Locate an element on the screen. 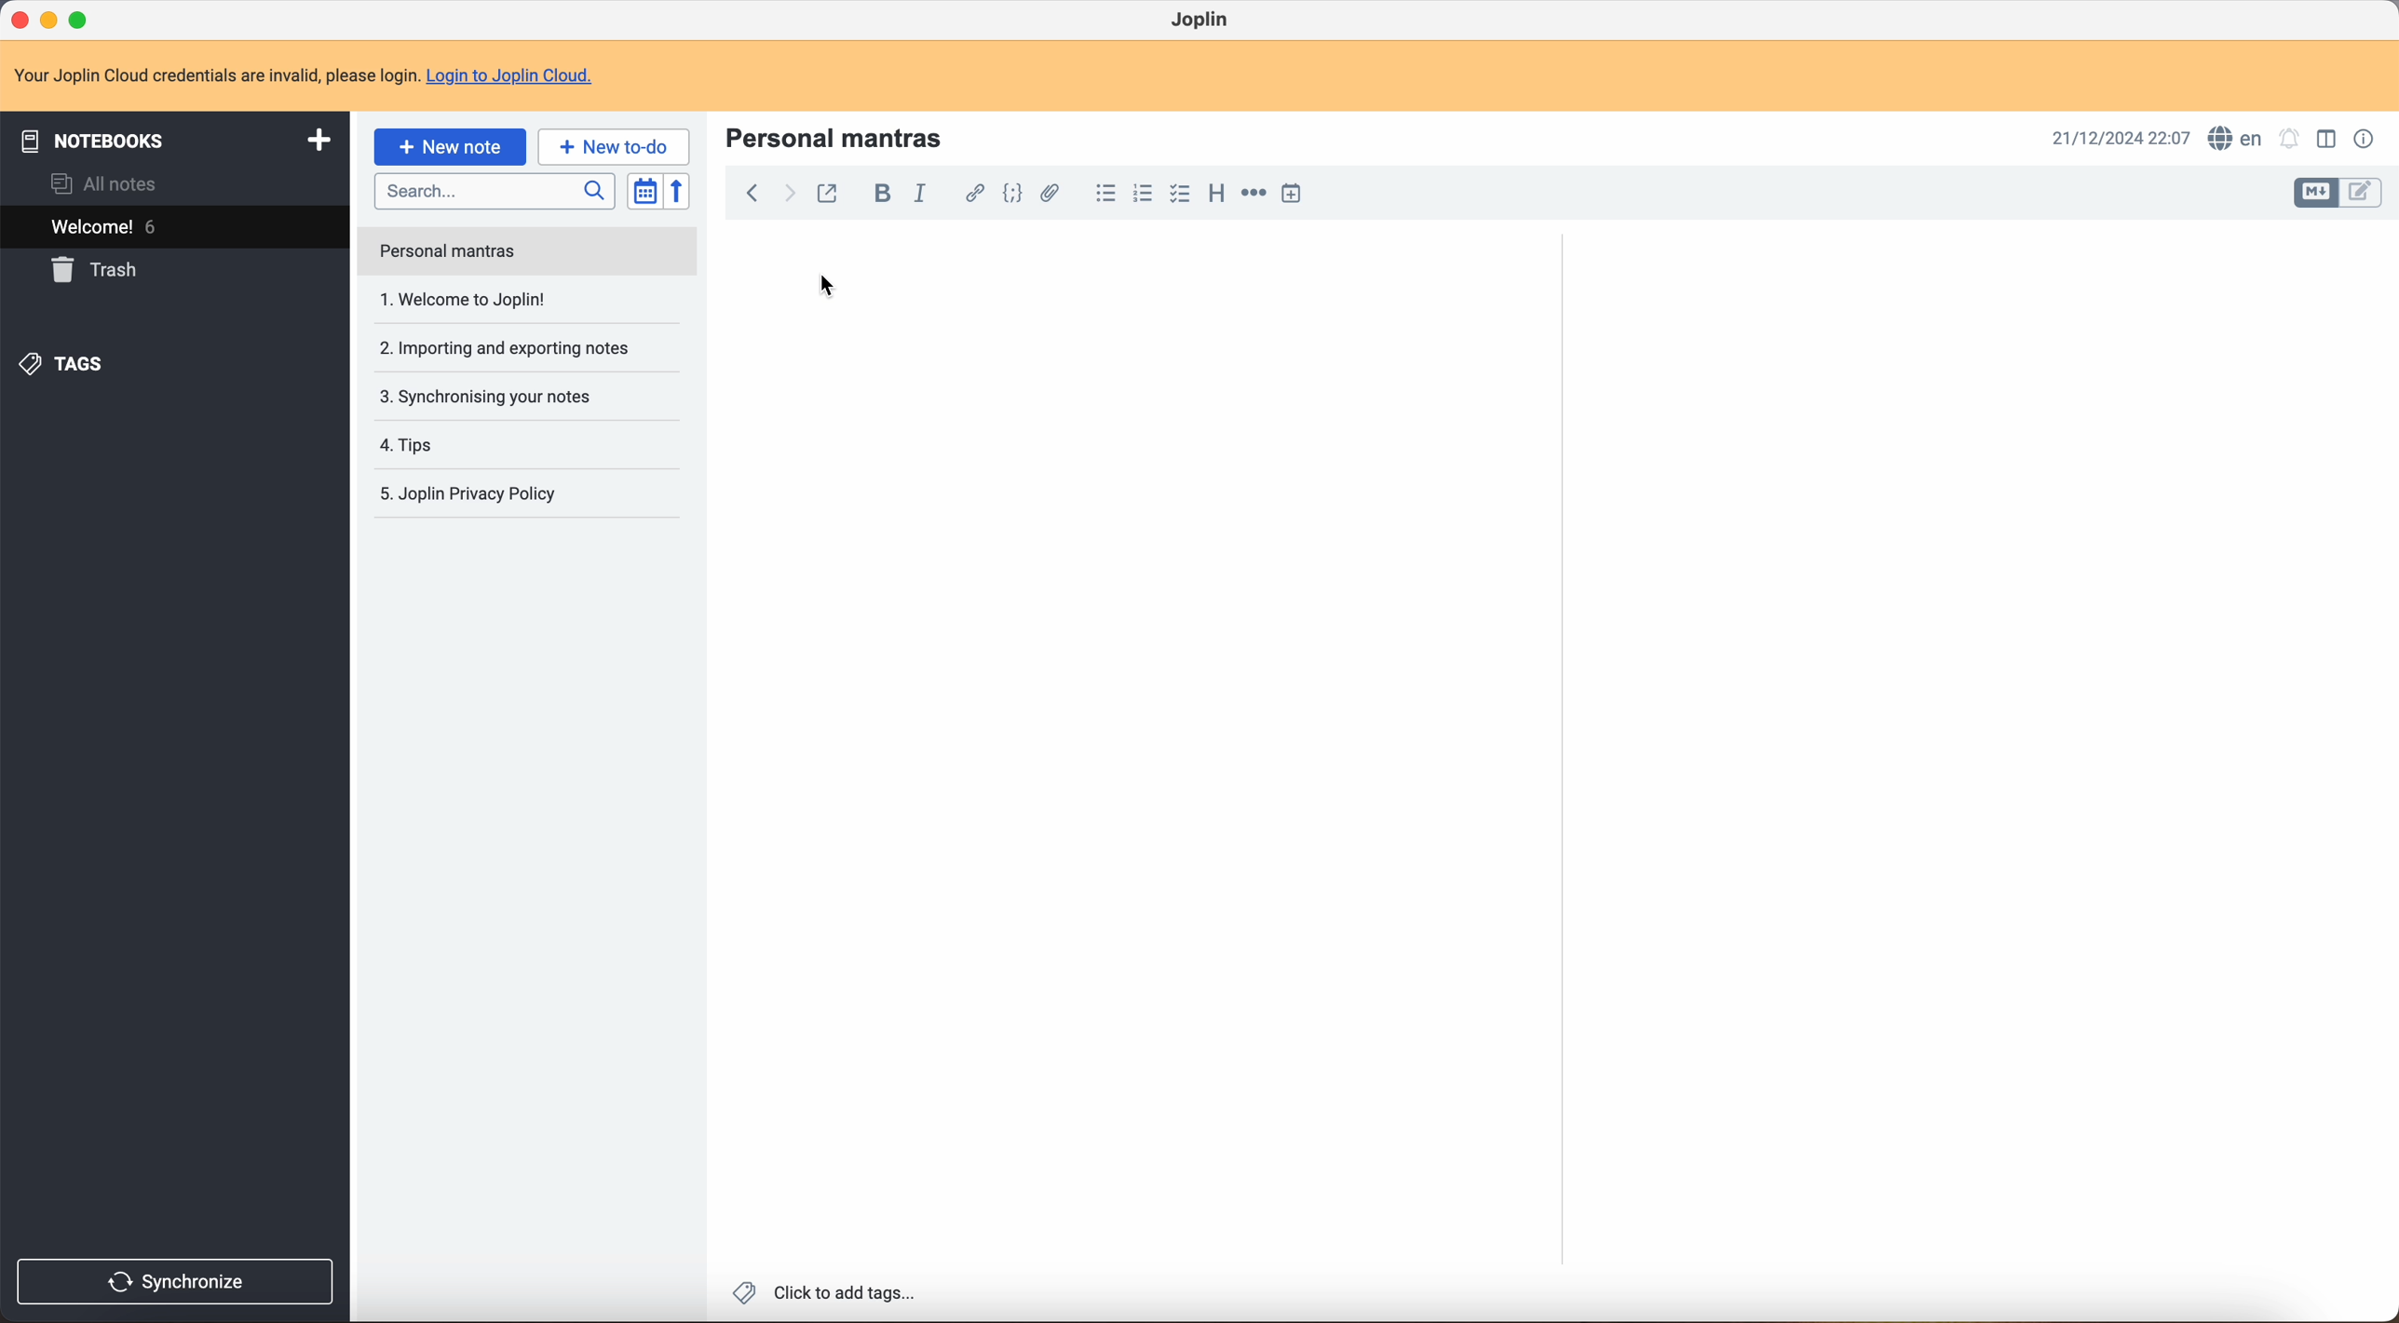 The height and width of the screenshot is (1323, 2399). minimize program is located at coordinates (49, 19).